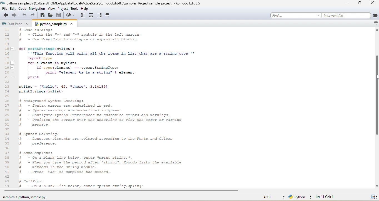  I want to click on right pane, so click(99, 15).